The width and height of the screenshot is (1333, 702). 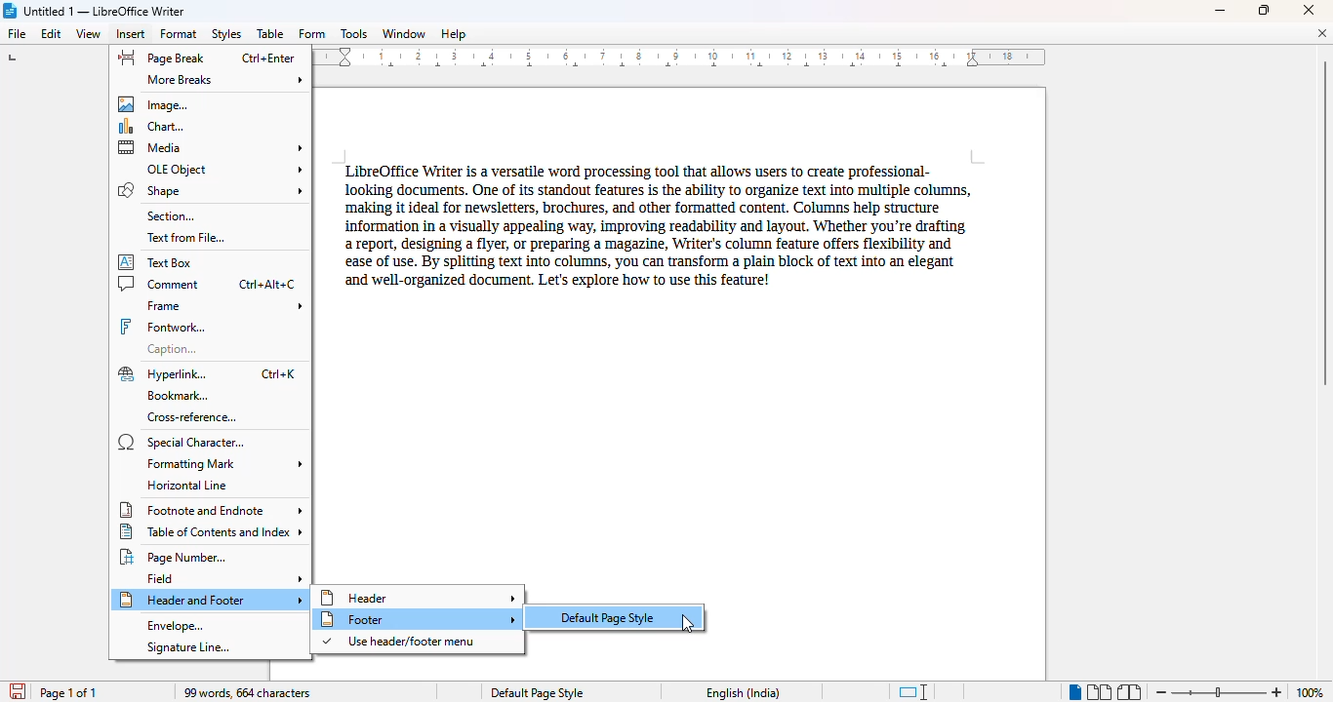 I want to click on click to save document, so click(x=15, y=691).